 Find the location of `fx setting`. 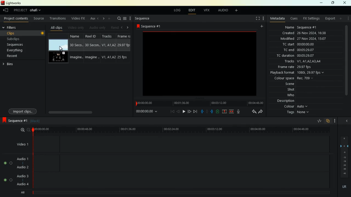

fx setting is located at coordinates (312, 19).